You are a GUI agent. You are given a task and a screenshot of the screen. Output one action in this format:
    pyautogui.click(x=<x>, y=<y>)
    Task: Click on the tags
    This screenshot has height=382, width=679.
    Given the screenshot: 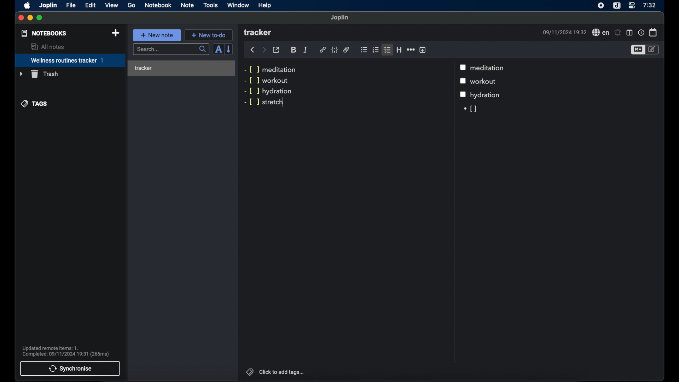 What is the action you would take?
    pyautogui.click(x=34, y=104)
    